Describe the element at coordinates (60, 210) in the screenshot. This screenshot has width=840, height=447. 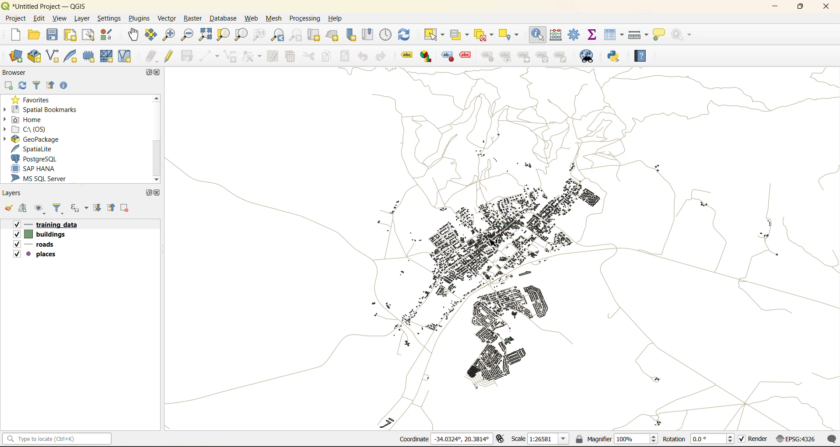
I see `filter` at that location.